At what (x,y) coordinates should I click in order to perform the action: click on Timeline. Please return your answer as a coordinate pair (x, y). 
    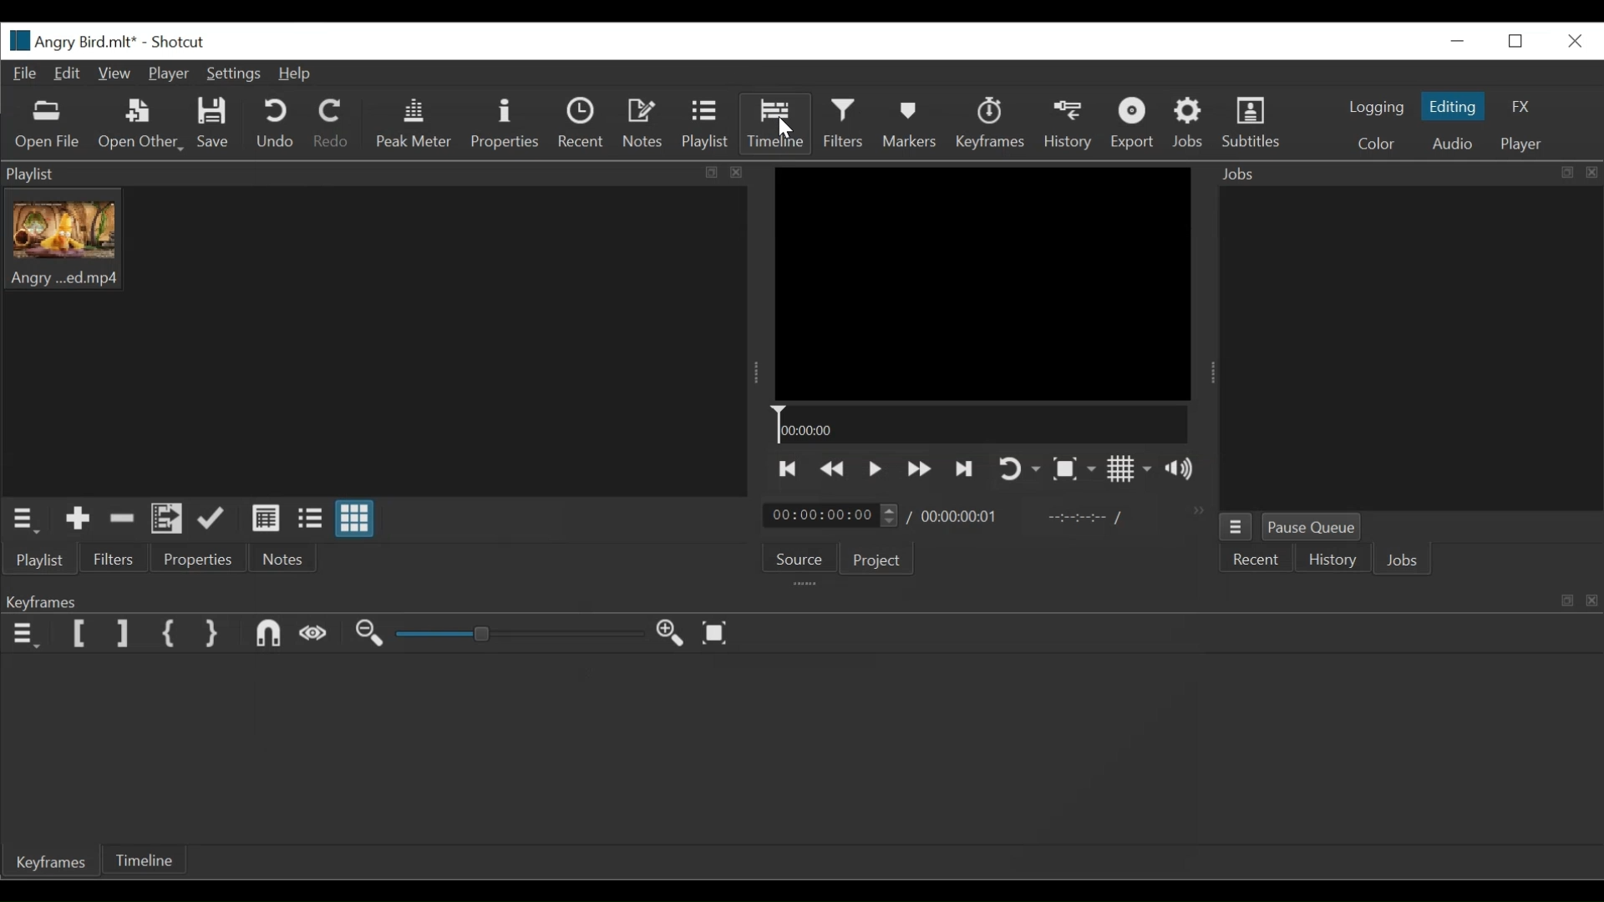
    Looking at the image, I should click on (775, 123).